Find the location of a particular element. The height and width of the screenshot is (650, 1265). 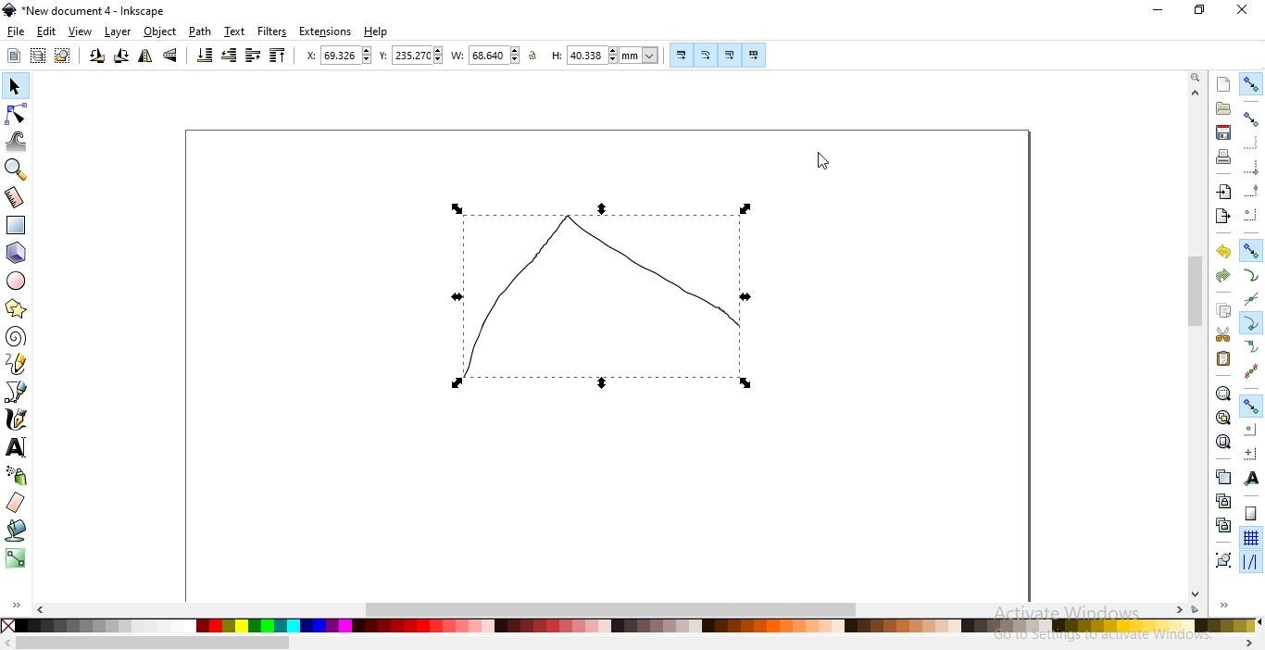

snap to grids is located at coordinates (1250, 537).